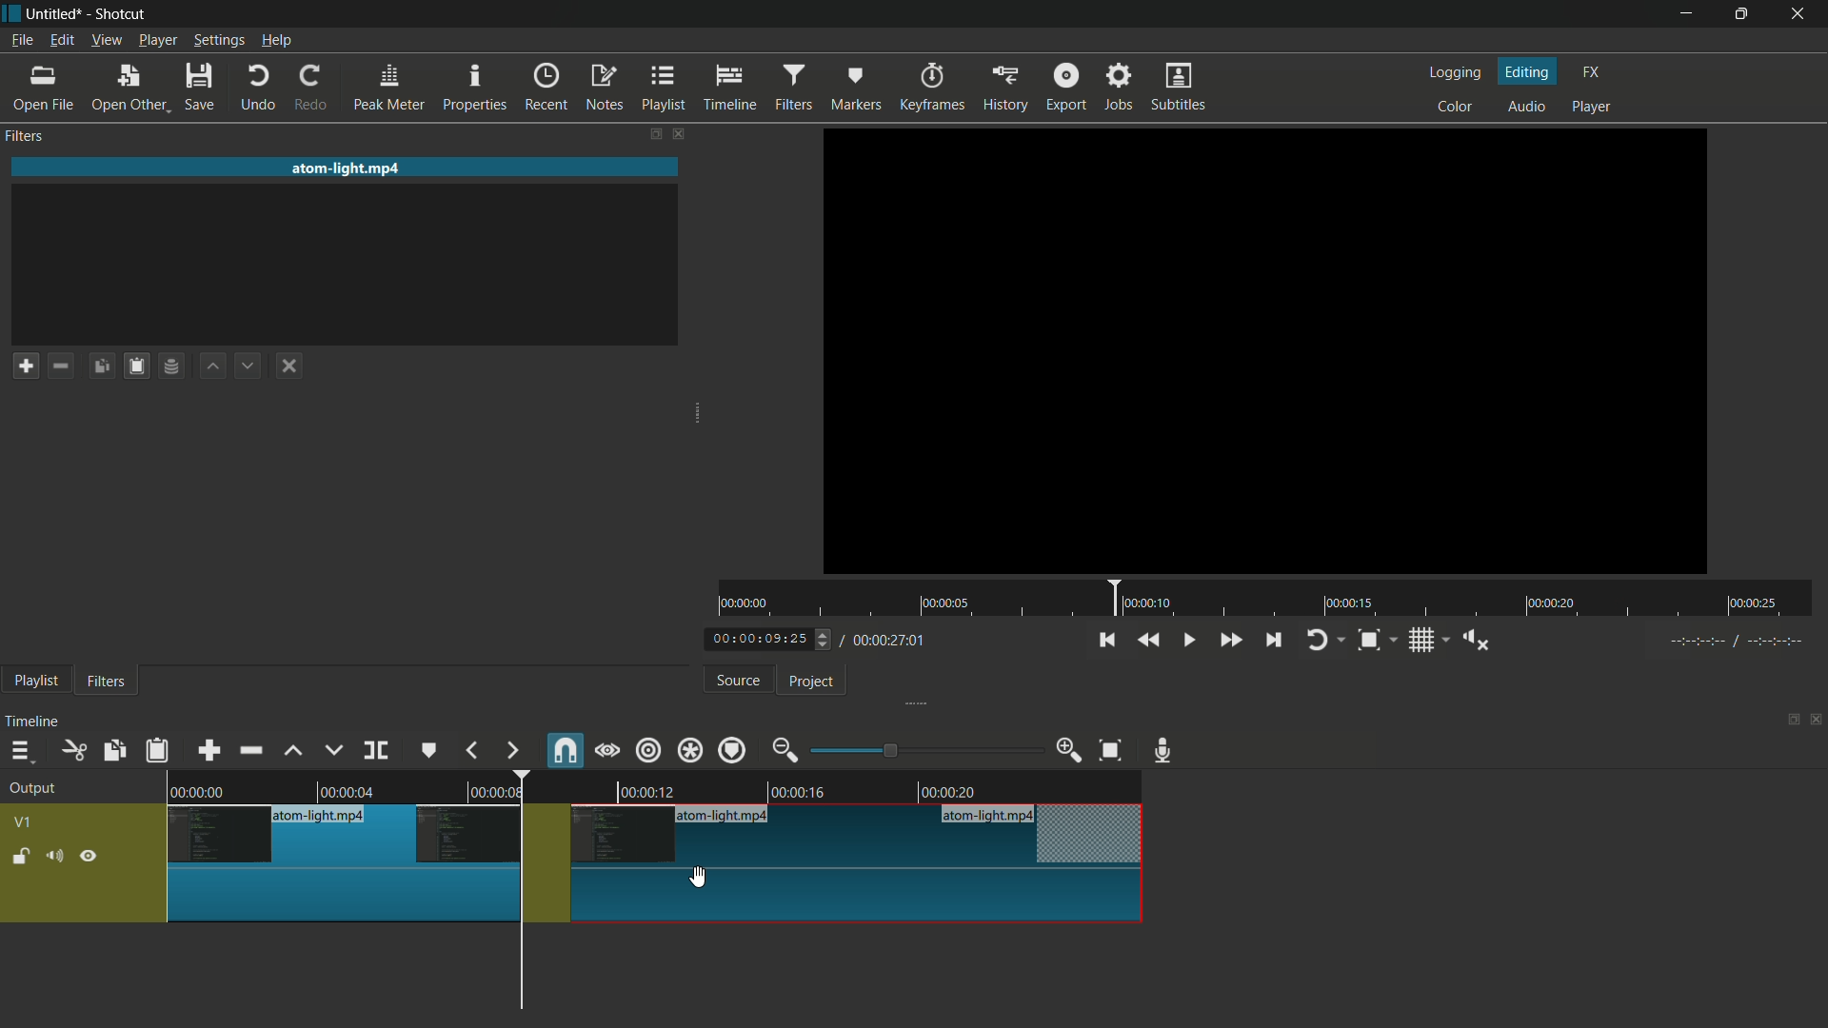 The width and height of the screenshot is (1828, 1028). Describe the element at coordinates (734, 749) in the screenshot. I see `ripple markers` at that location.